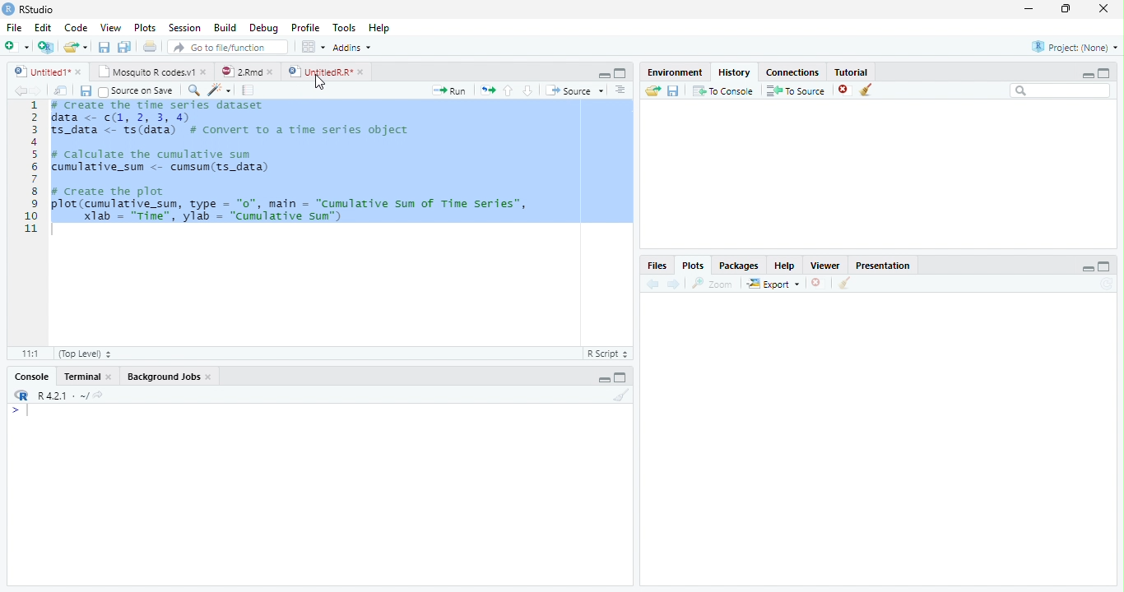 This screenshot has height=592, width=1124. What do you see at coordinates (48, 72) in the screenshot?
I see `Untitled` at bounding box center [48, 72].